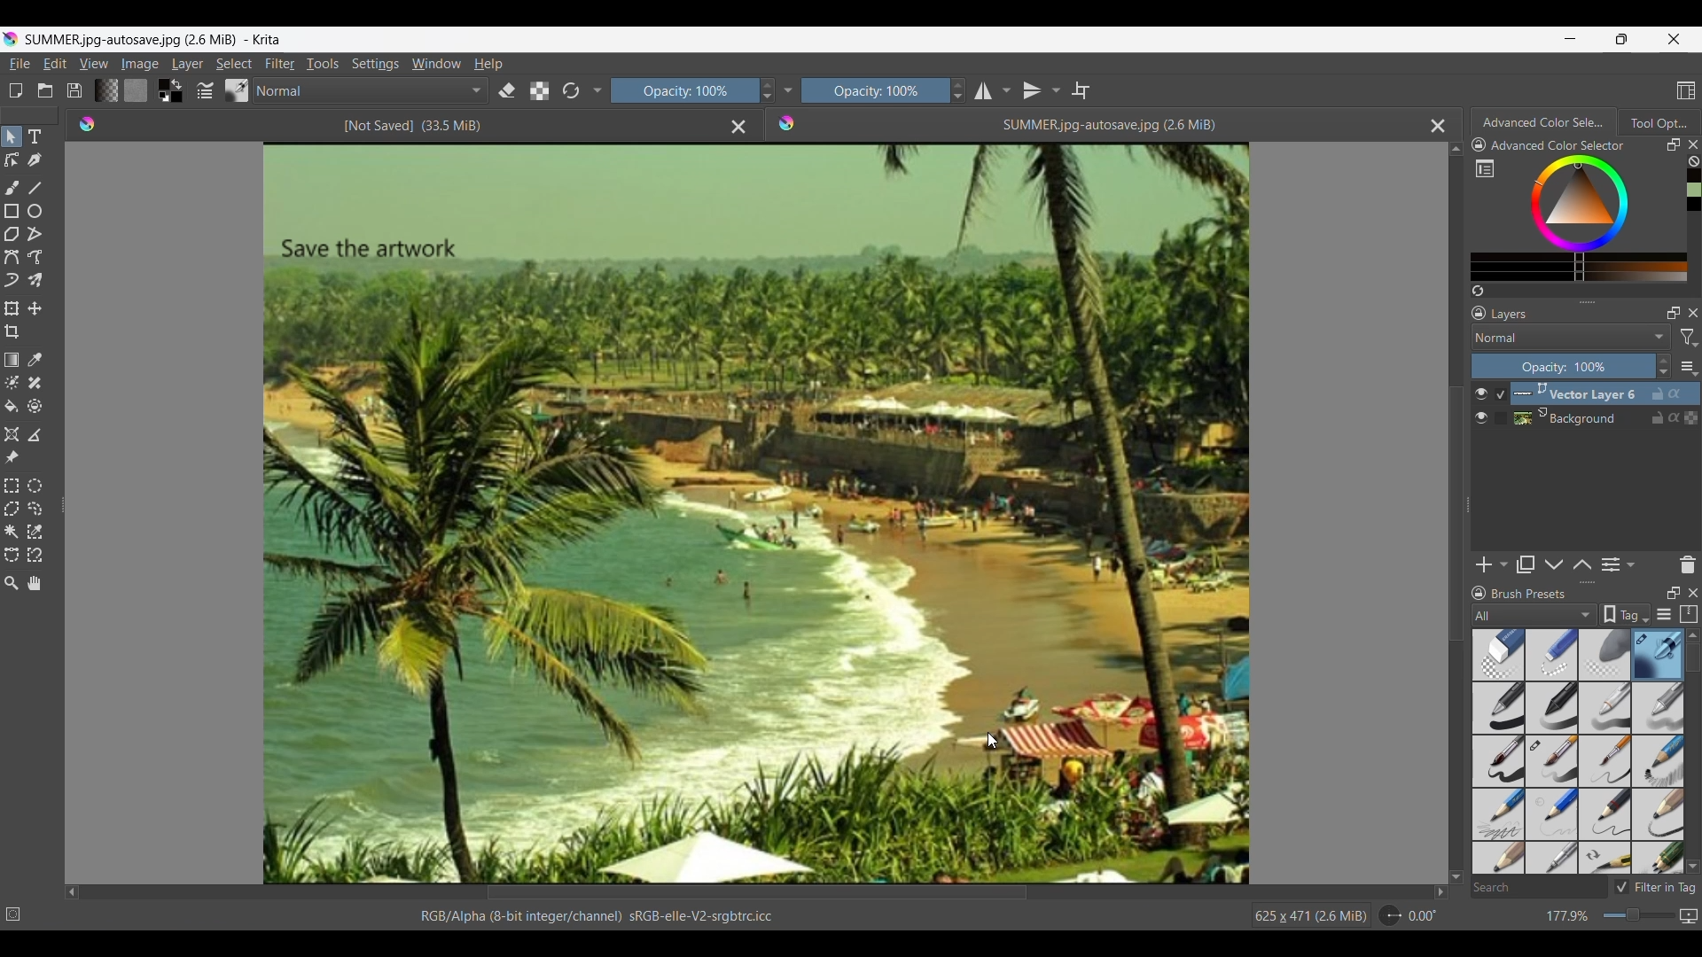  What do you see at coordinates (136, 89) in the screenshot?
I see `Fill patterns` at bounding box center [136, 89].